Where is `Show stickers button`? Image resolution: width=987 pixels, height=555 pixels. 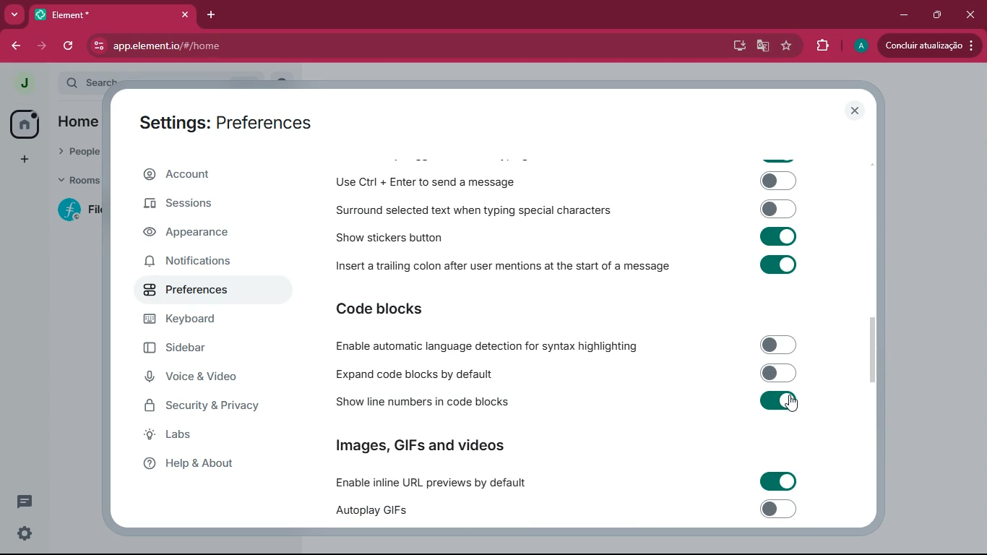 Show stickers button is located at coordinates (564, 236).